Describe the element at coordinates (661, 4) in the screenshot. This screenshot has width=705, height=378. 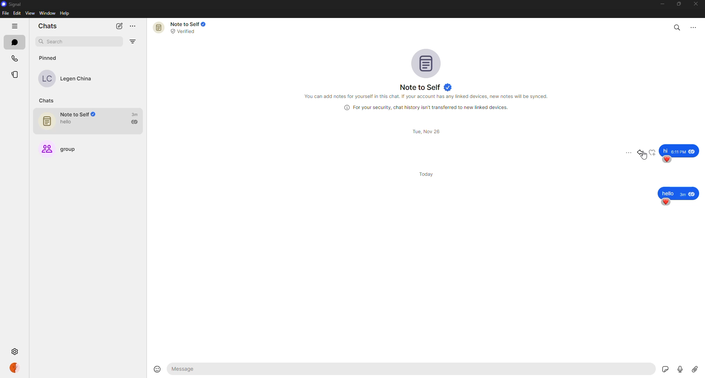
I see `minimize` at that location.